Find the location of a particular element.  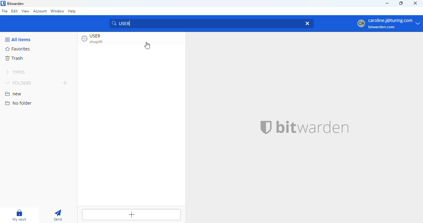

add folder is located at coordinates (65, 83).